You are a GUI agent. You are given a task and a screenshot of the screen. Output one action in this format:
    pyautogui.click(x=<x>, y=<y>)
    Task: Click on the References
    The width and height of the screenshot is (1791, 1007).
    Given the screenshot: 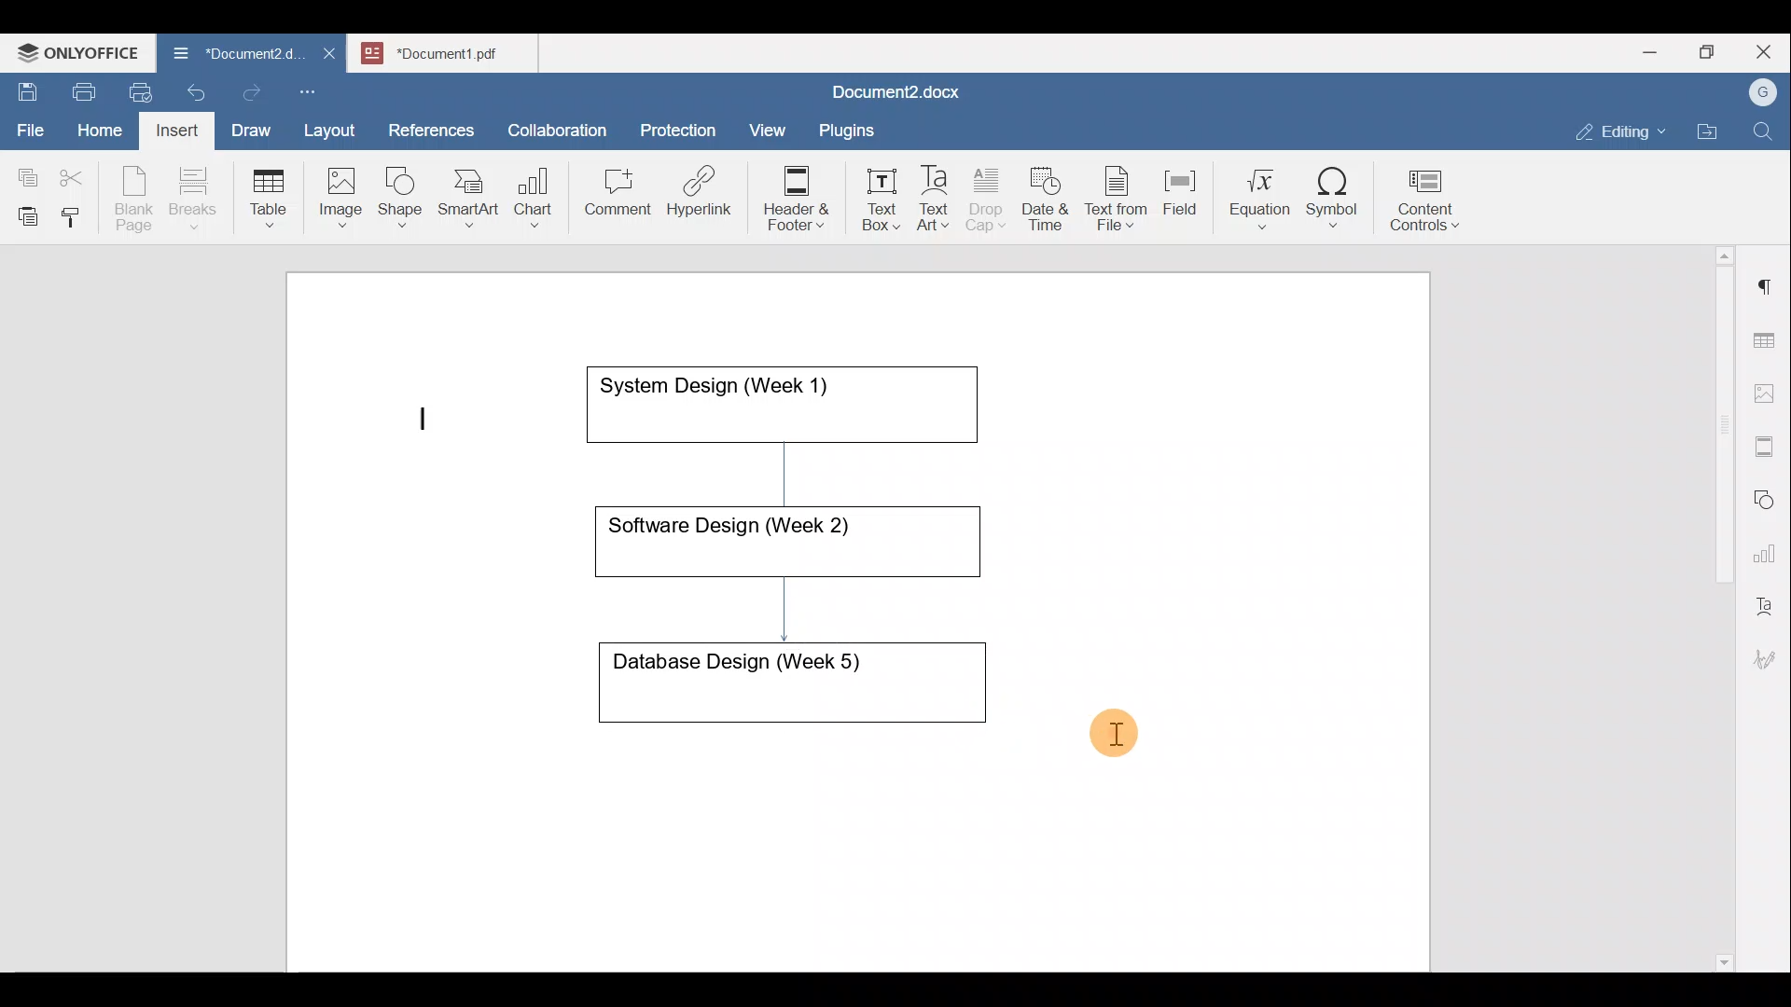 What is the action you would take?
    pyautogui.click(x=430, y=128)
    